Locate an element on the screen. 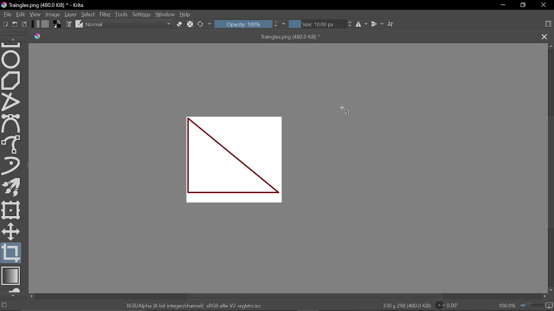 The height and width of the screenshot is (311, 554). Traingles.png (960.0 KiB) - Krita is located at coordinates (43, 6).